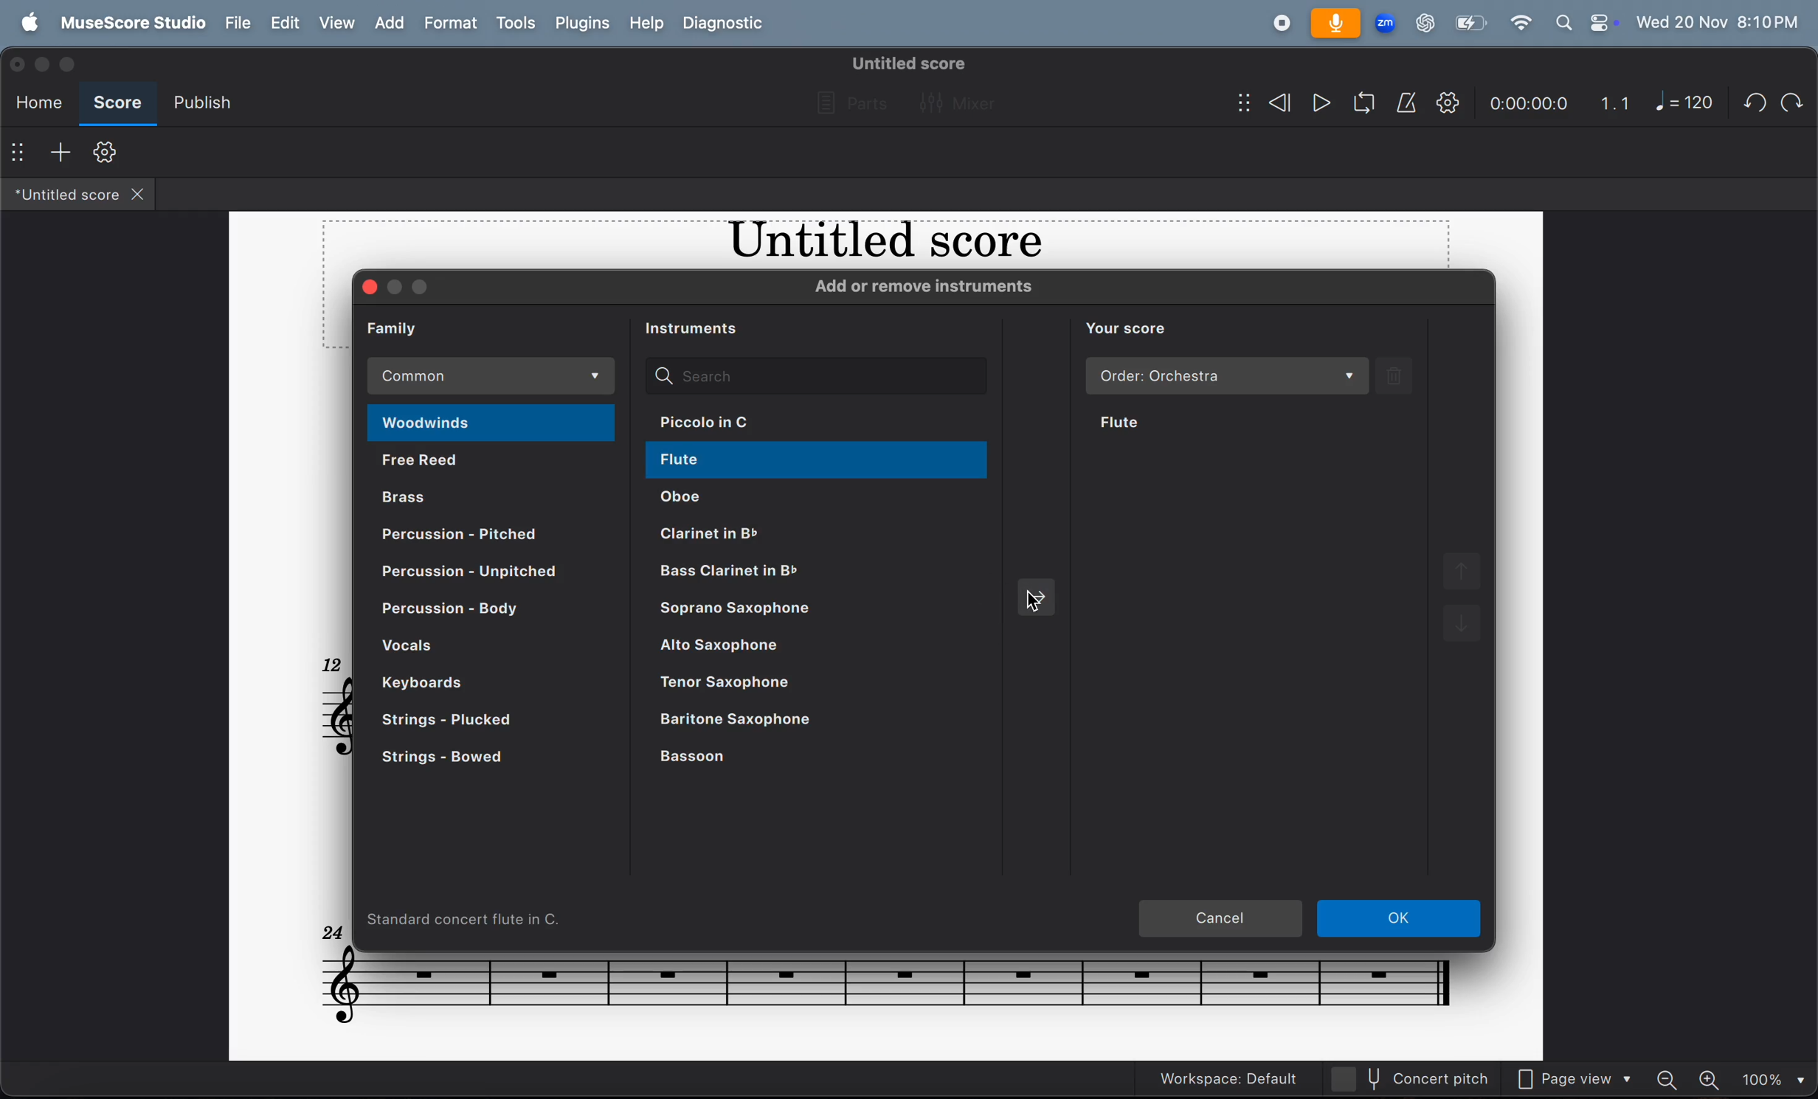 The height and width of the screenshot is (1099, 1818). I want to click on add selected instruments to score, so click(1040, 594).